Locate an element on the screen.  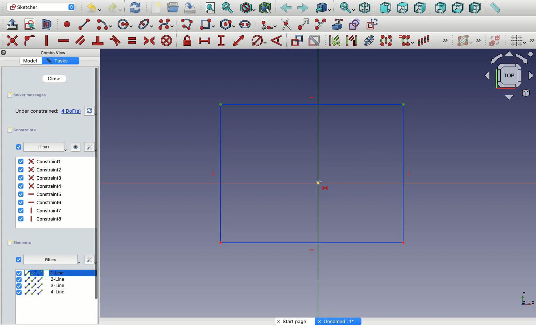
Rectangle is located at coordinates (335, 129).